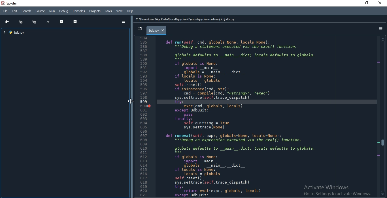 This screenshot has width=387, height=198. I want to click on adjust pane, so click(131, 106).